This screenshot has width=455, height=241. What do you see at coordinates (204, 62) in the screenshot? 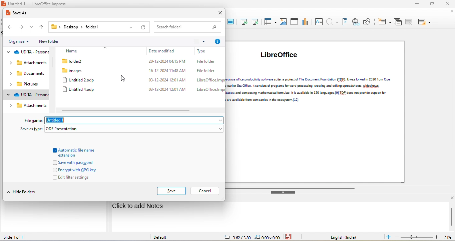
I see `File folder` at bounding box center [204, 62].